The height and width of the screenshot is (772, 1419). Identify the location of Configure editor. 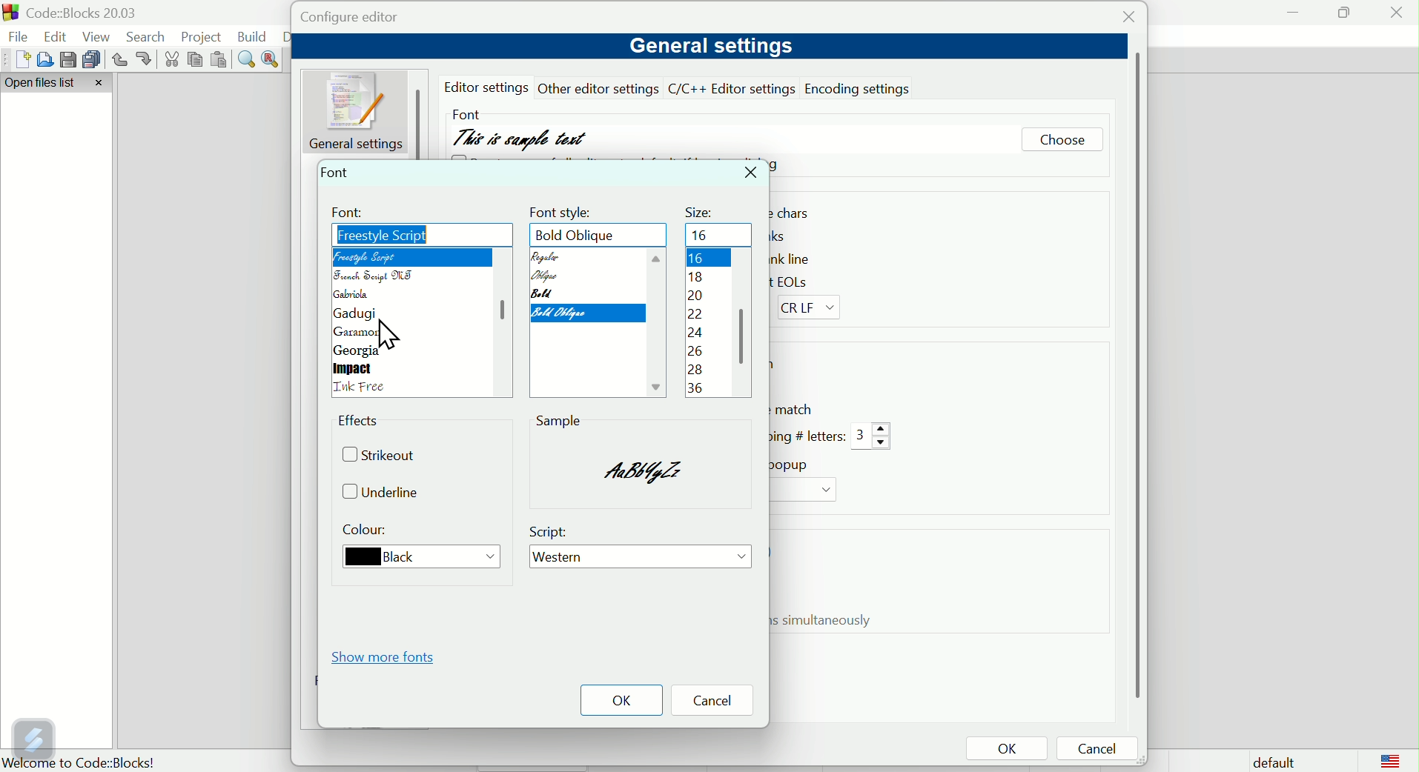
(365, 18).